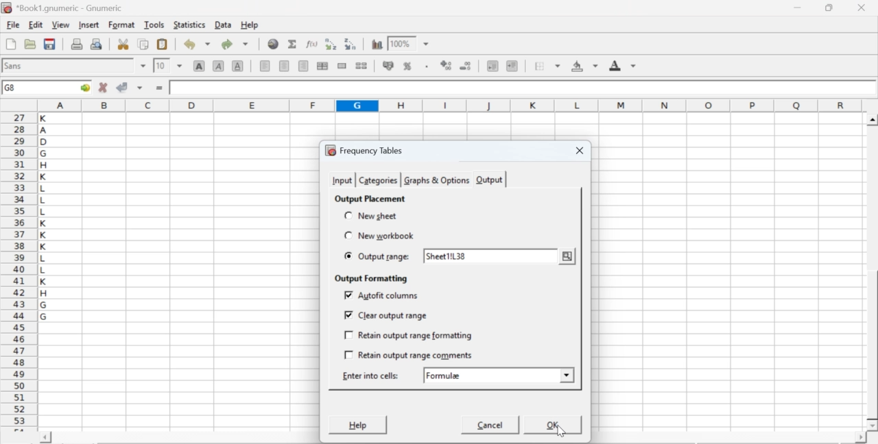  Describe the element at coordinates (224, 24) in the screenshot. I see `data` at that location.